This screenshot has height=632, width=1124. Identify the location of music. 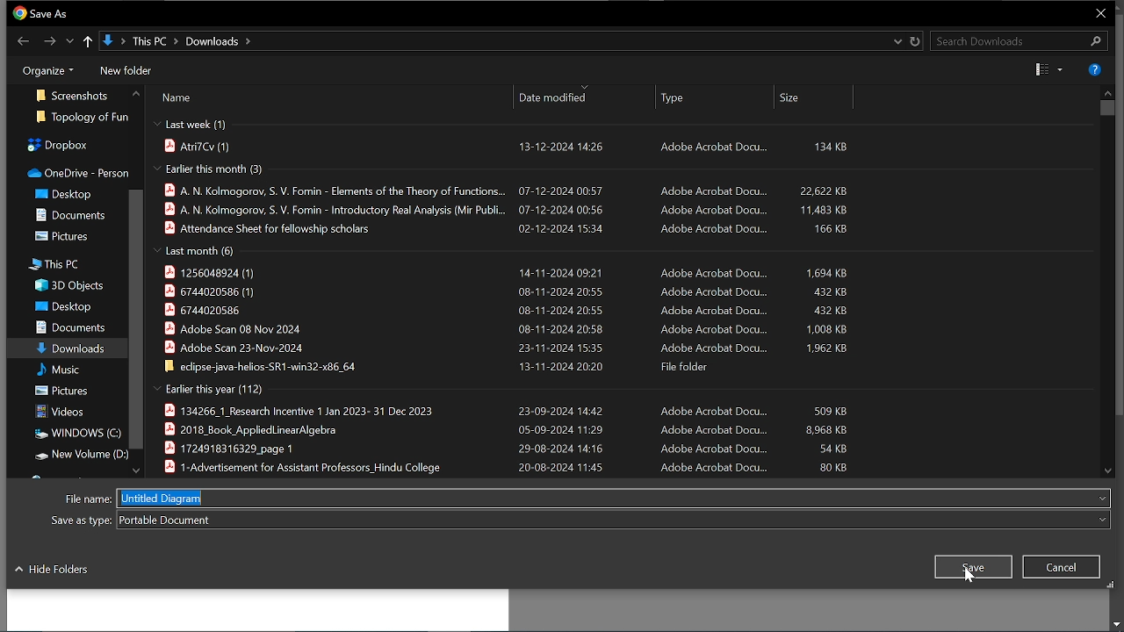
(58, 369).